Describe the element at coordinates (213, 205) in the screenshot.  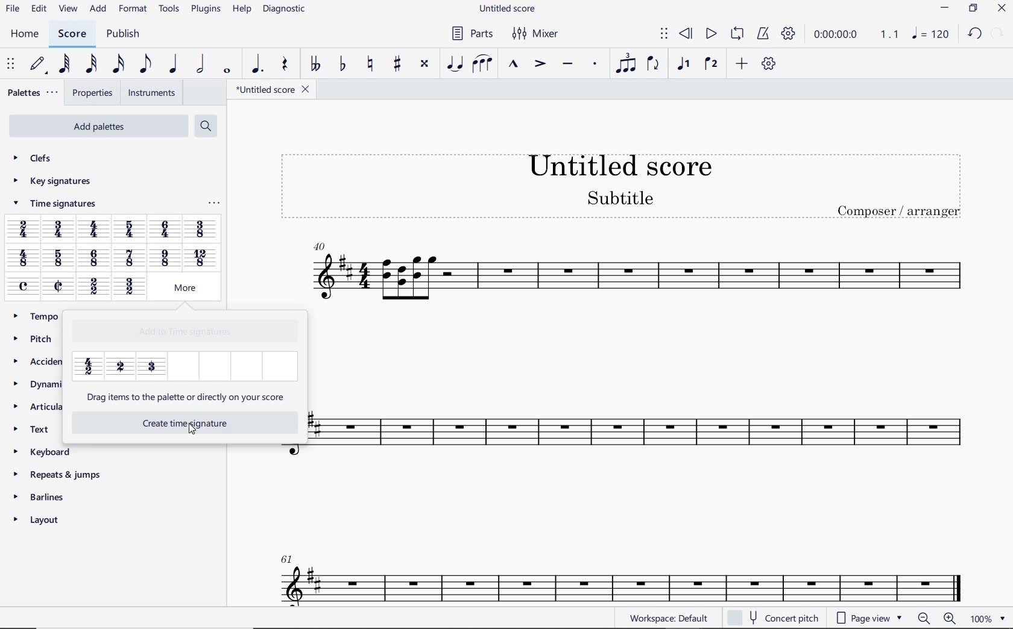
I see `Palette Properties` at that location.